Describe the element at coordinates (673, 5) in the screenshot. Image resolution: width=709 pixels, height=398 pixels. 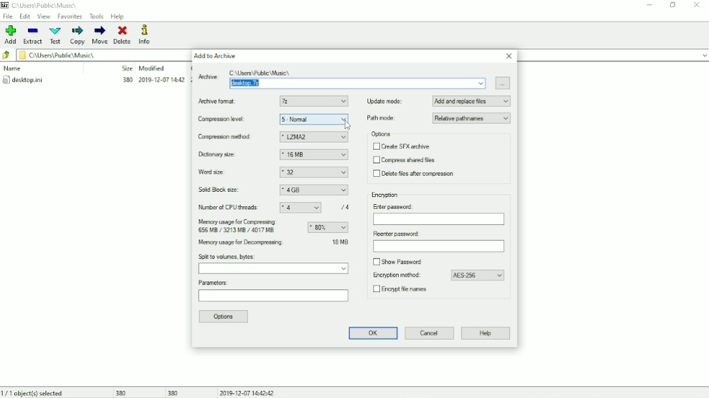
I see `Restore down` at that location.